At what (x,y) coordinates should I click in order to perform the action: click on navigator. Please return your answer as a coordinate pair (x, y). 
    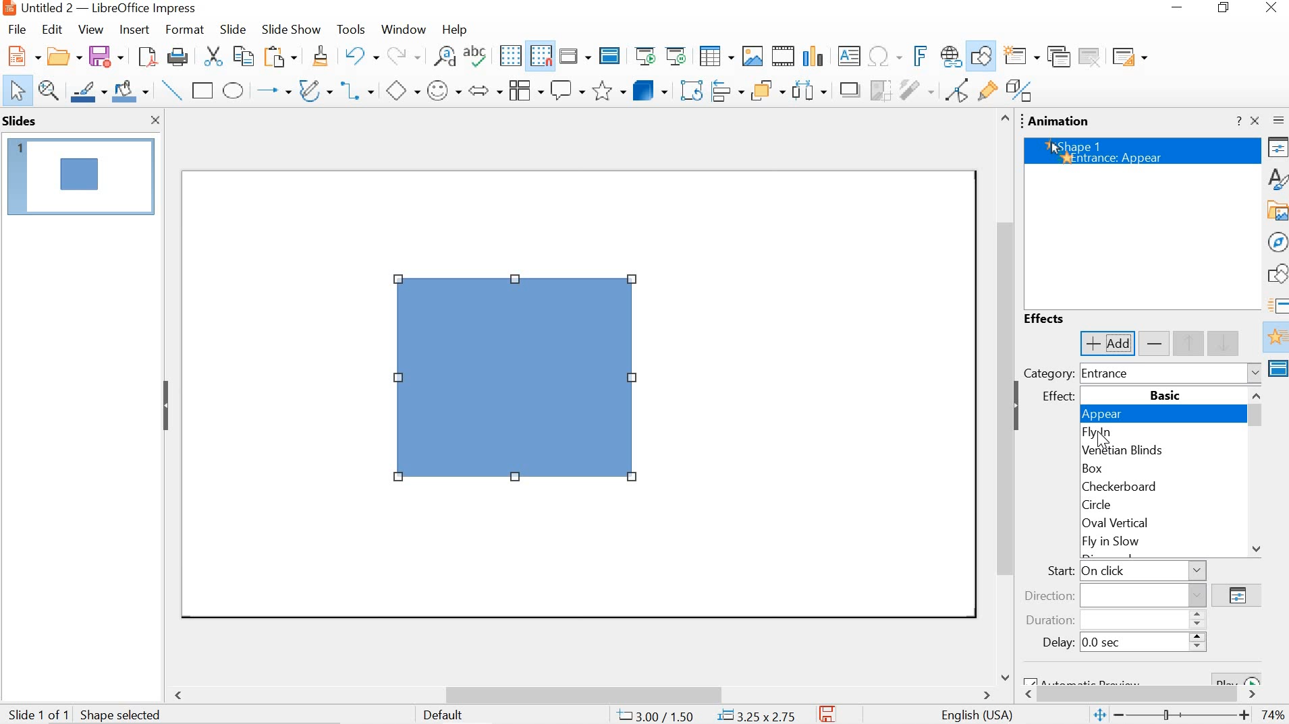
    Looking at the image, I should click on (1278, 240).